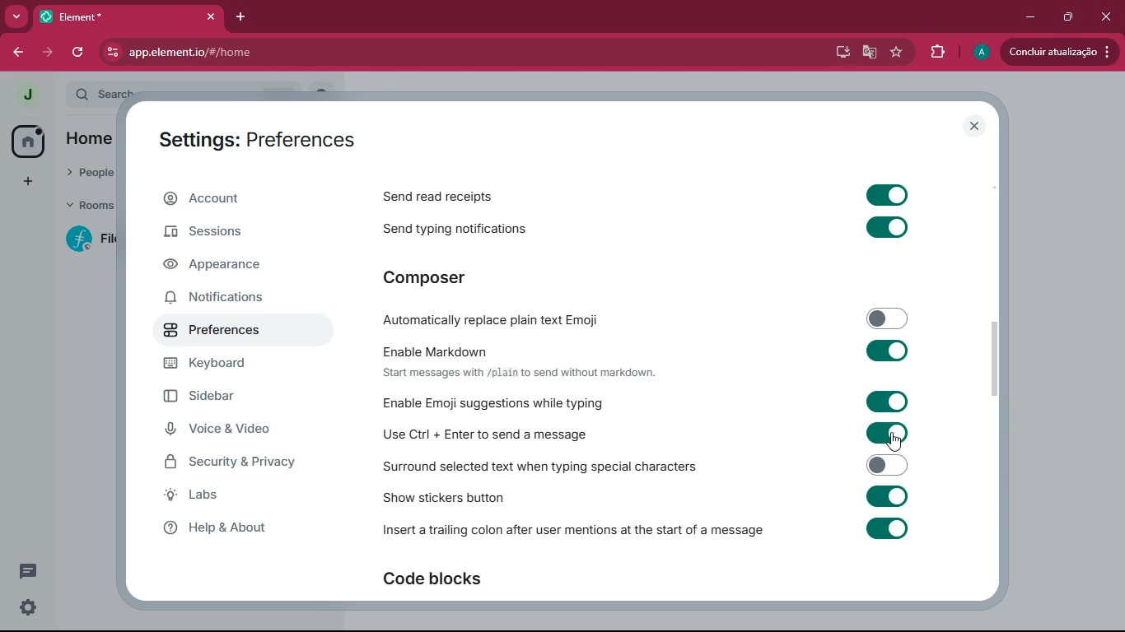 Image resolution: width=1125 pixels, height=632 pixels. What do you see at coordinates (239, 199) in the screenshot?
I see `account` at bounding box center [239, 199].